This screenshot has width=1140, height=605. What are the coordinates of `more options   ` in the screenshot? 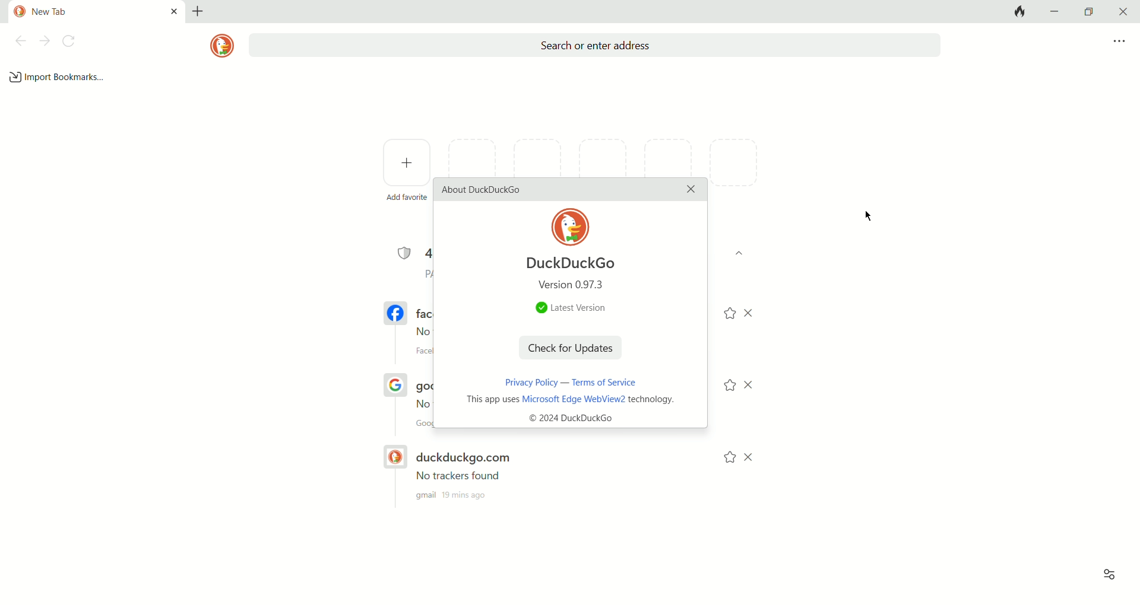 It's located at (1118, 42).